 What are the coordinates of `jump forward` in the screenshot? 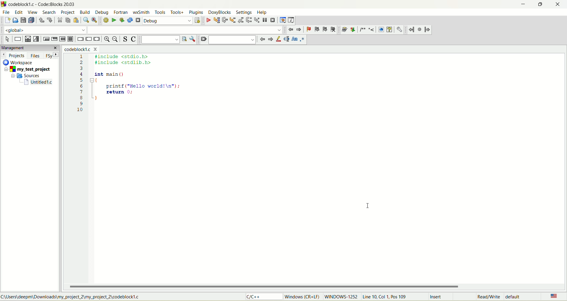 It's located at (270, 40).